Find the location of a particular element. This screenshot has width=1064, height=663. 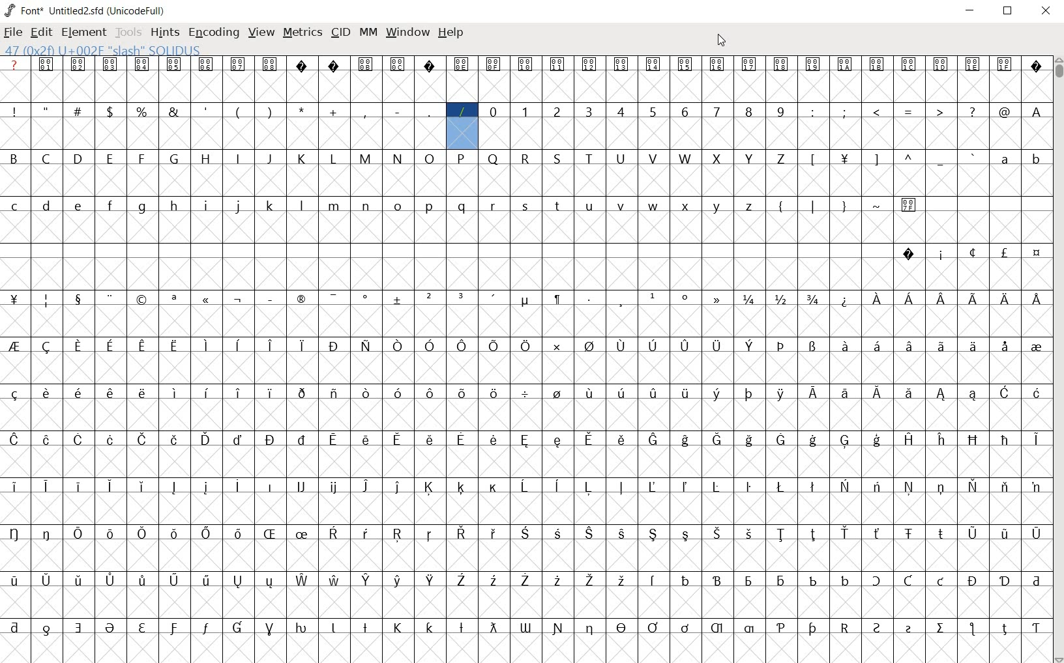

glyph is located at coordinates (46, 440).